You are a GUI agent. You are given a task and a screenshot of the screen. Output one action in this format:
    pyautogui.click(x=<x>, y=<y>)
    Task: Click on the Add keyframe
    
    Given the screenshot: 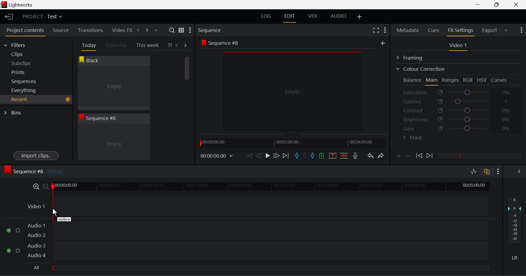 What is the action you would take?
    pyautogui.click(x=398, y=157)
    